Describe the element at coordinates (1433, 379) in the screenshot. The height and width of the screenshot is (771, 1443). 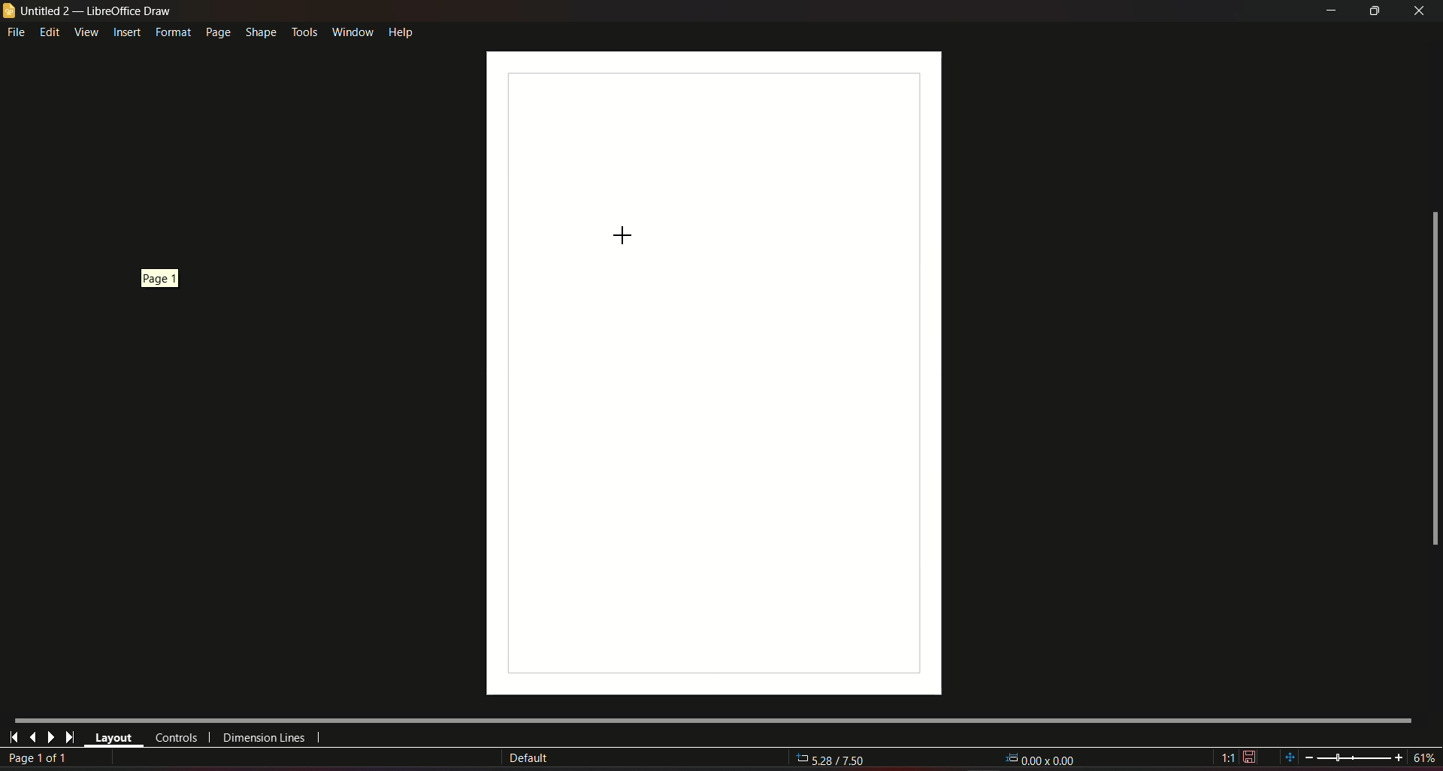
I see `scrollbar` at that location.